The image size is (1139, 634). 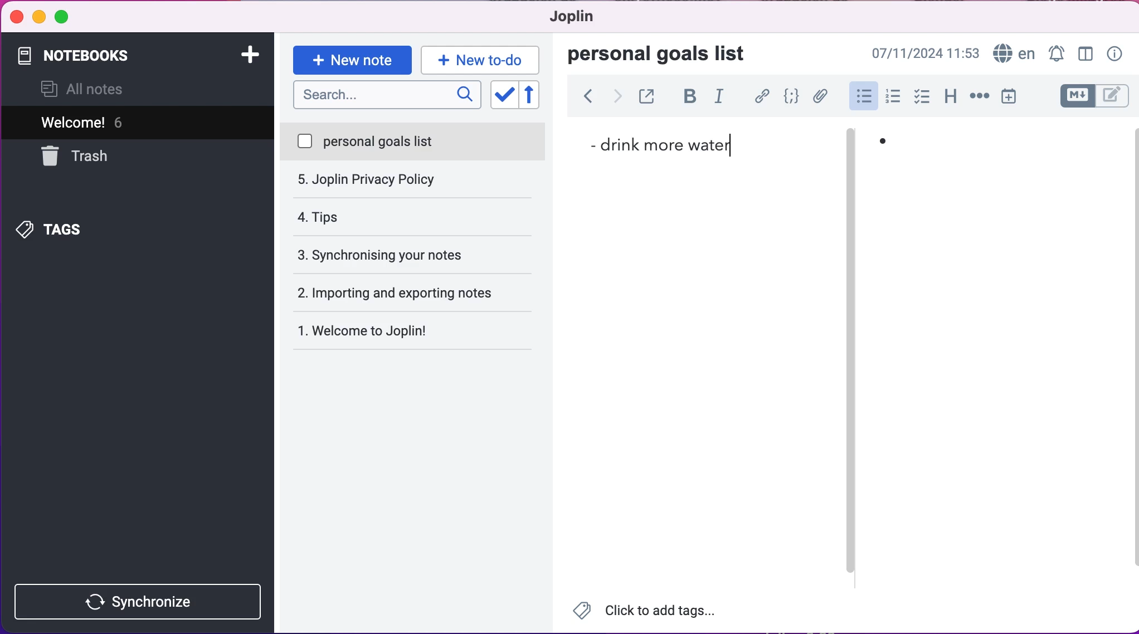 What do you see at coordinates (536, 95) in the screenshot?
I see `reverse sort order` at bounding box center [536, 95].